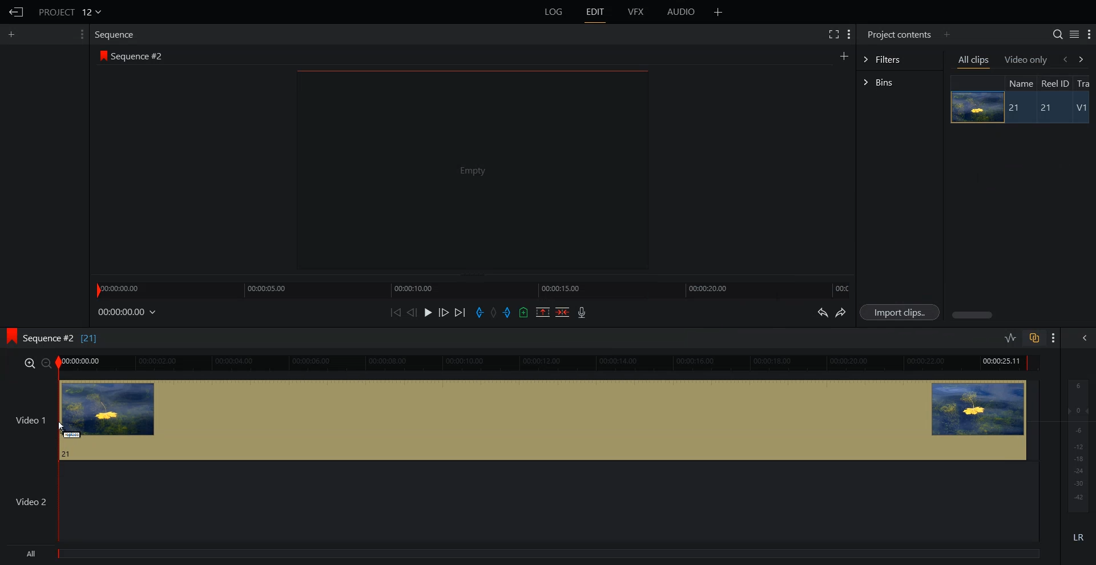 Image resolution: width=1096 pixels, height=565 pixels. Describe the element at coordinates (82, 34) in the screenshot. I see `Show Setting Menu` at that location.